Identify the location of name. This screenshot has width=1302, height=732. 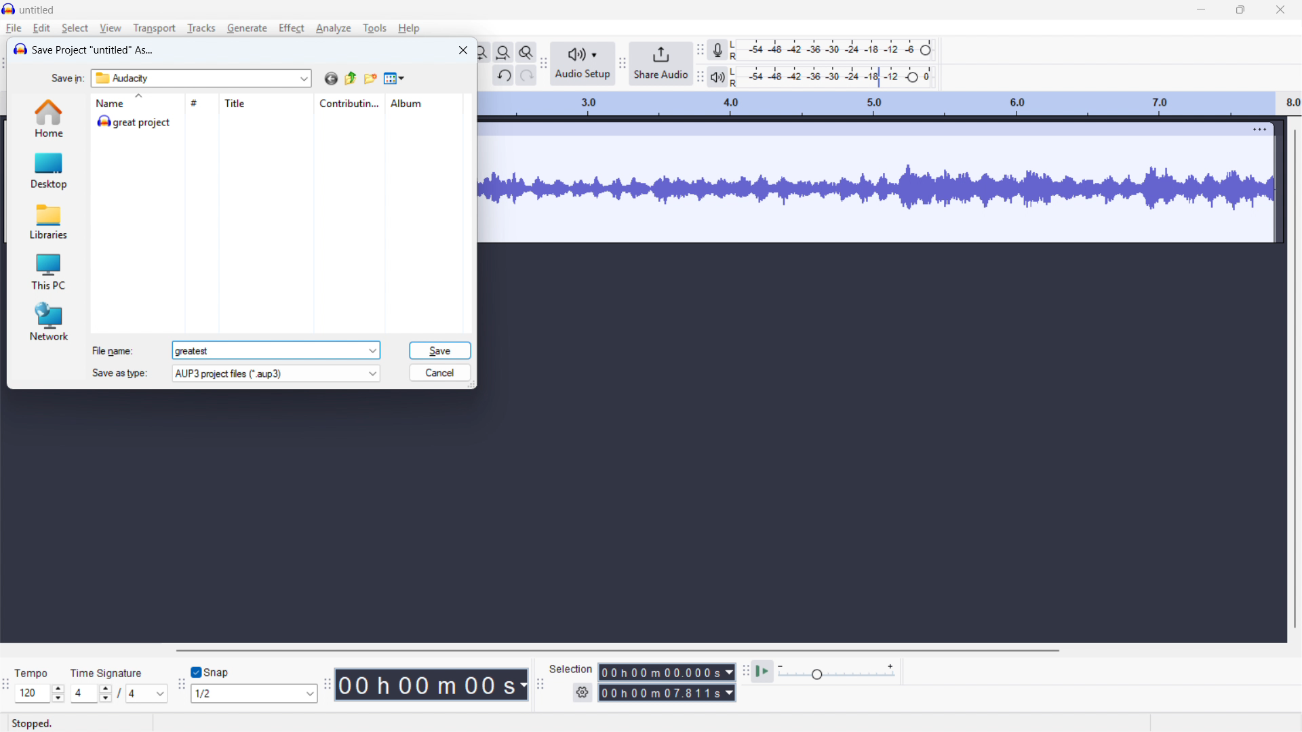
(136, 102).